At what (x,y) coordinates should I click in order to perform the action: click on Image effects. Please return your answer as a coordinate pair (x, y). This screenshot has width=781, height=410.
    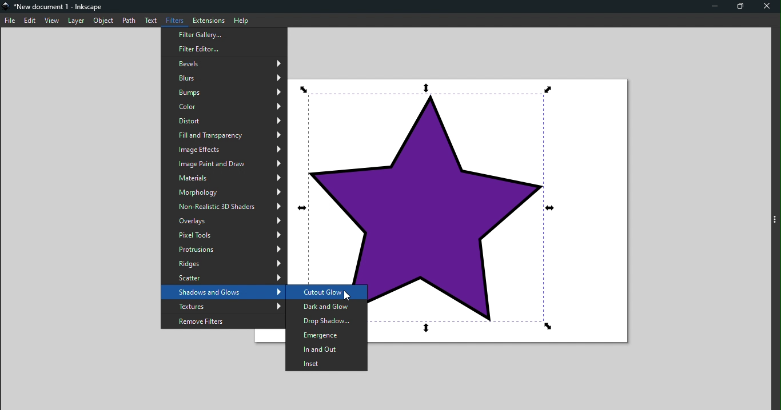
    Looking at the image, I should click on (222, 151).